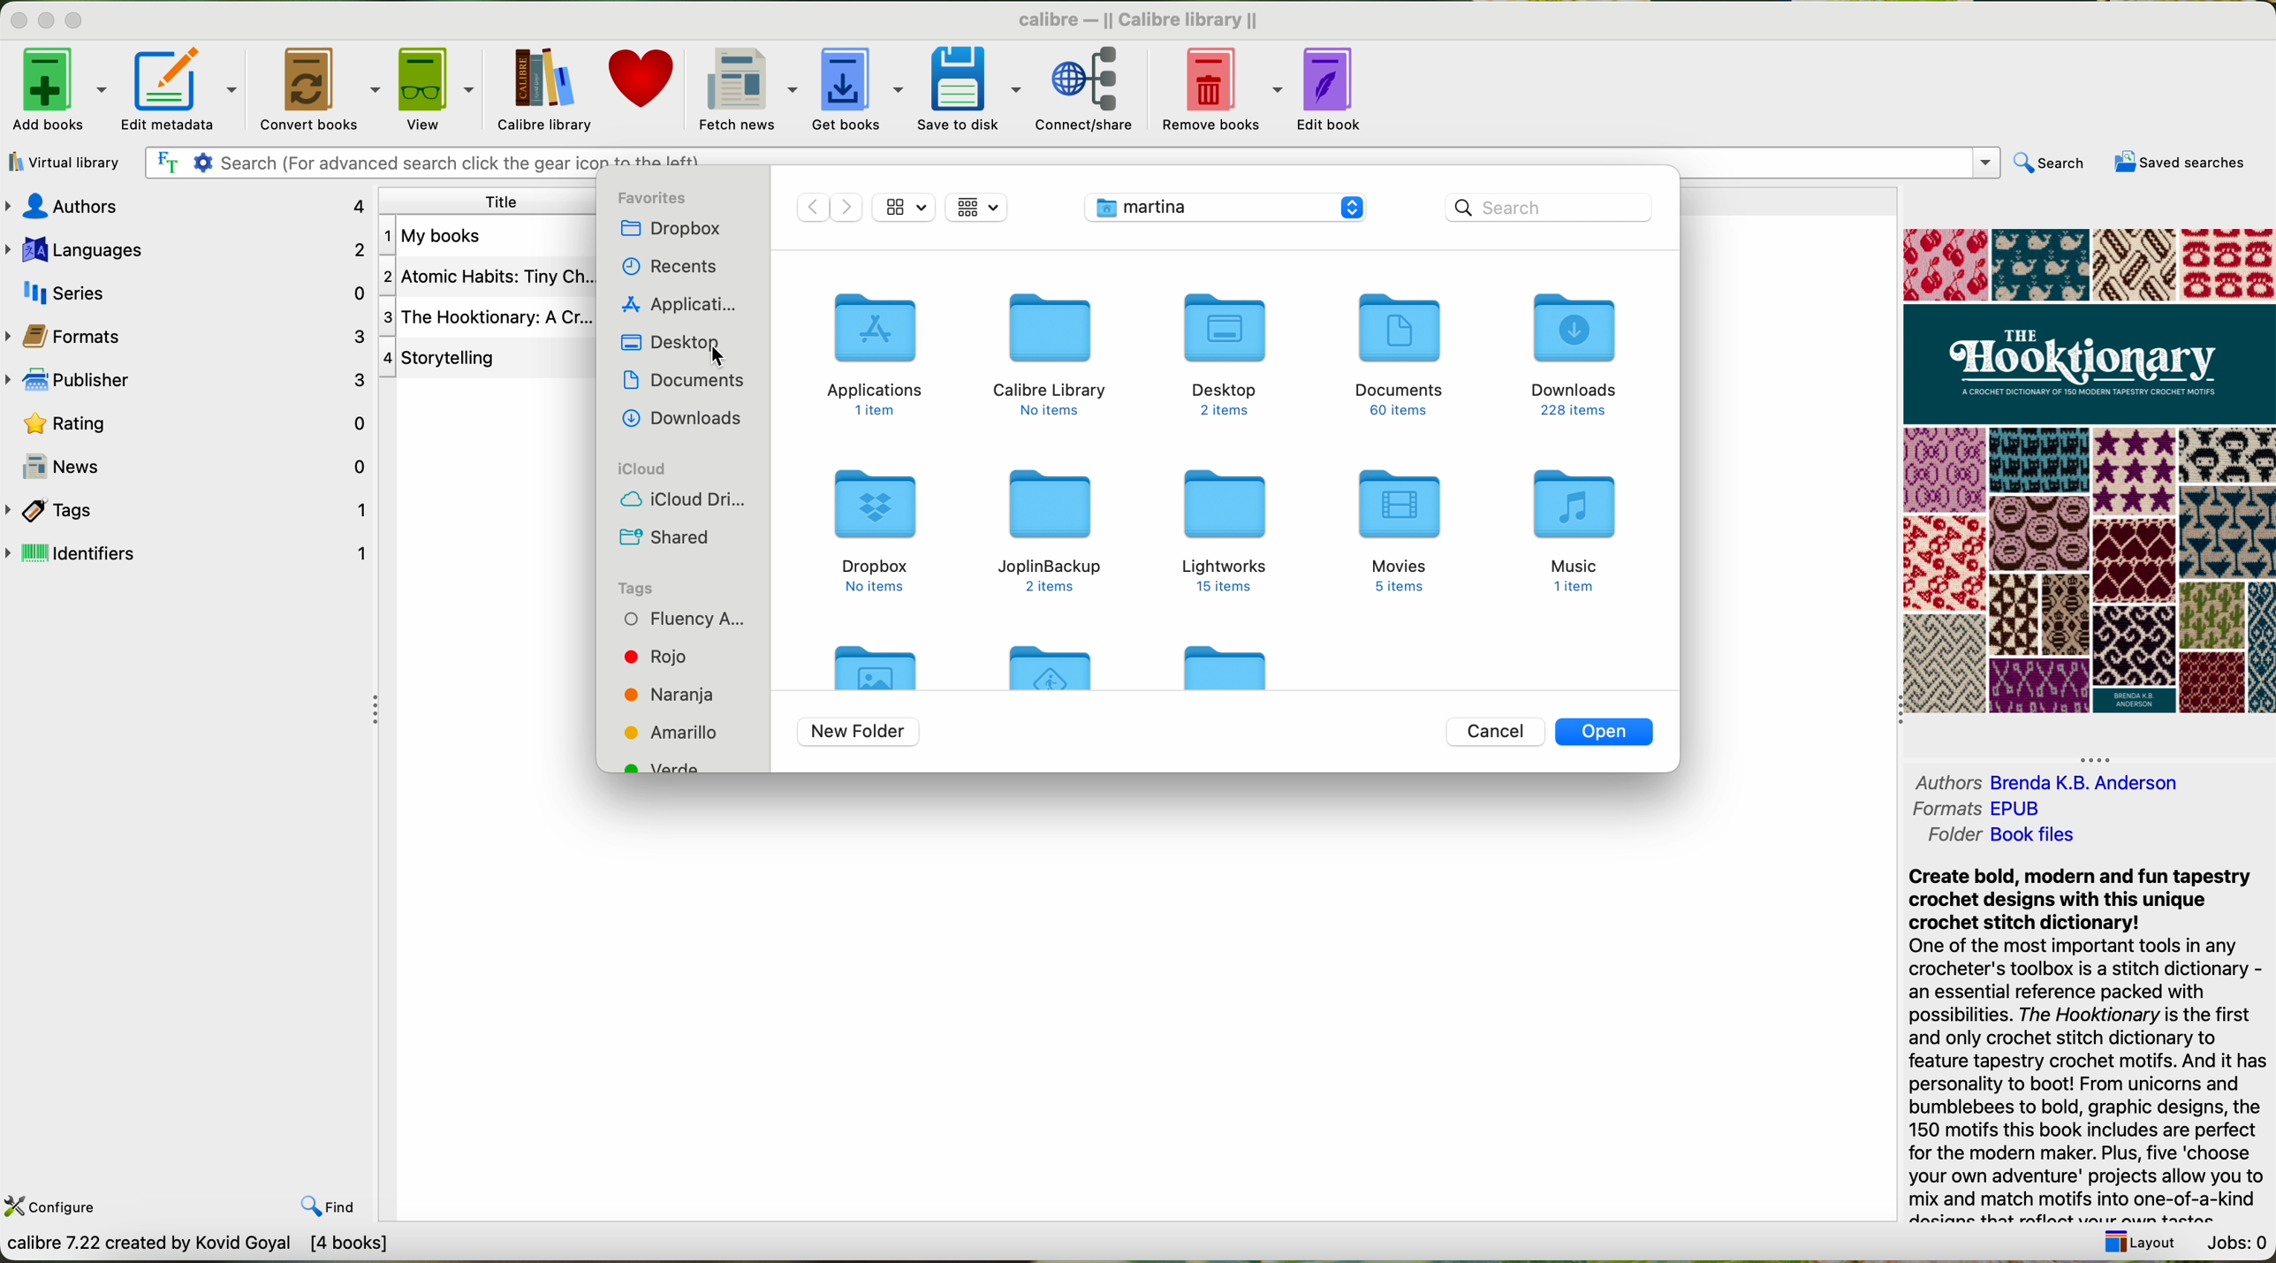 The image size is (2276, 1263). What do you see at coordinates (2132, 782) in the screenshot?
I see `Brenda K.B Anderson` at bounding box center [2132, 782].